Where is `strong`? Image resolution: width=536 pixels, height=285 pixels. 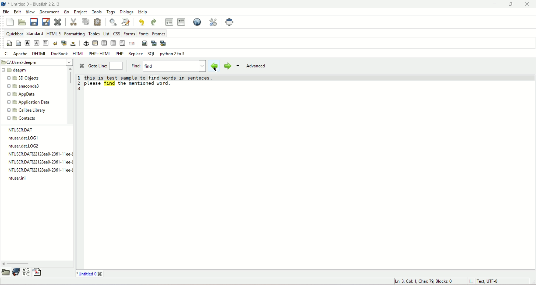 strong is located at coordinates (27, 42).